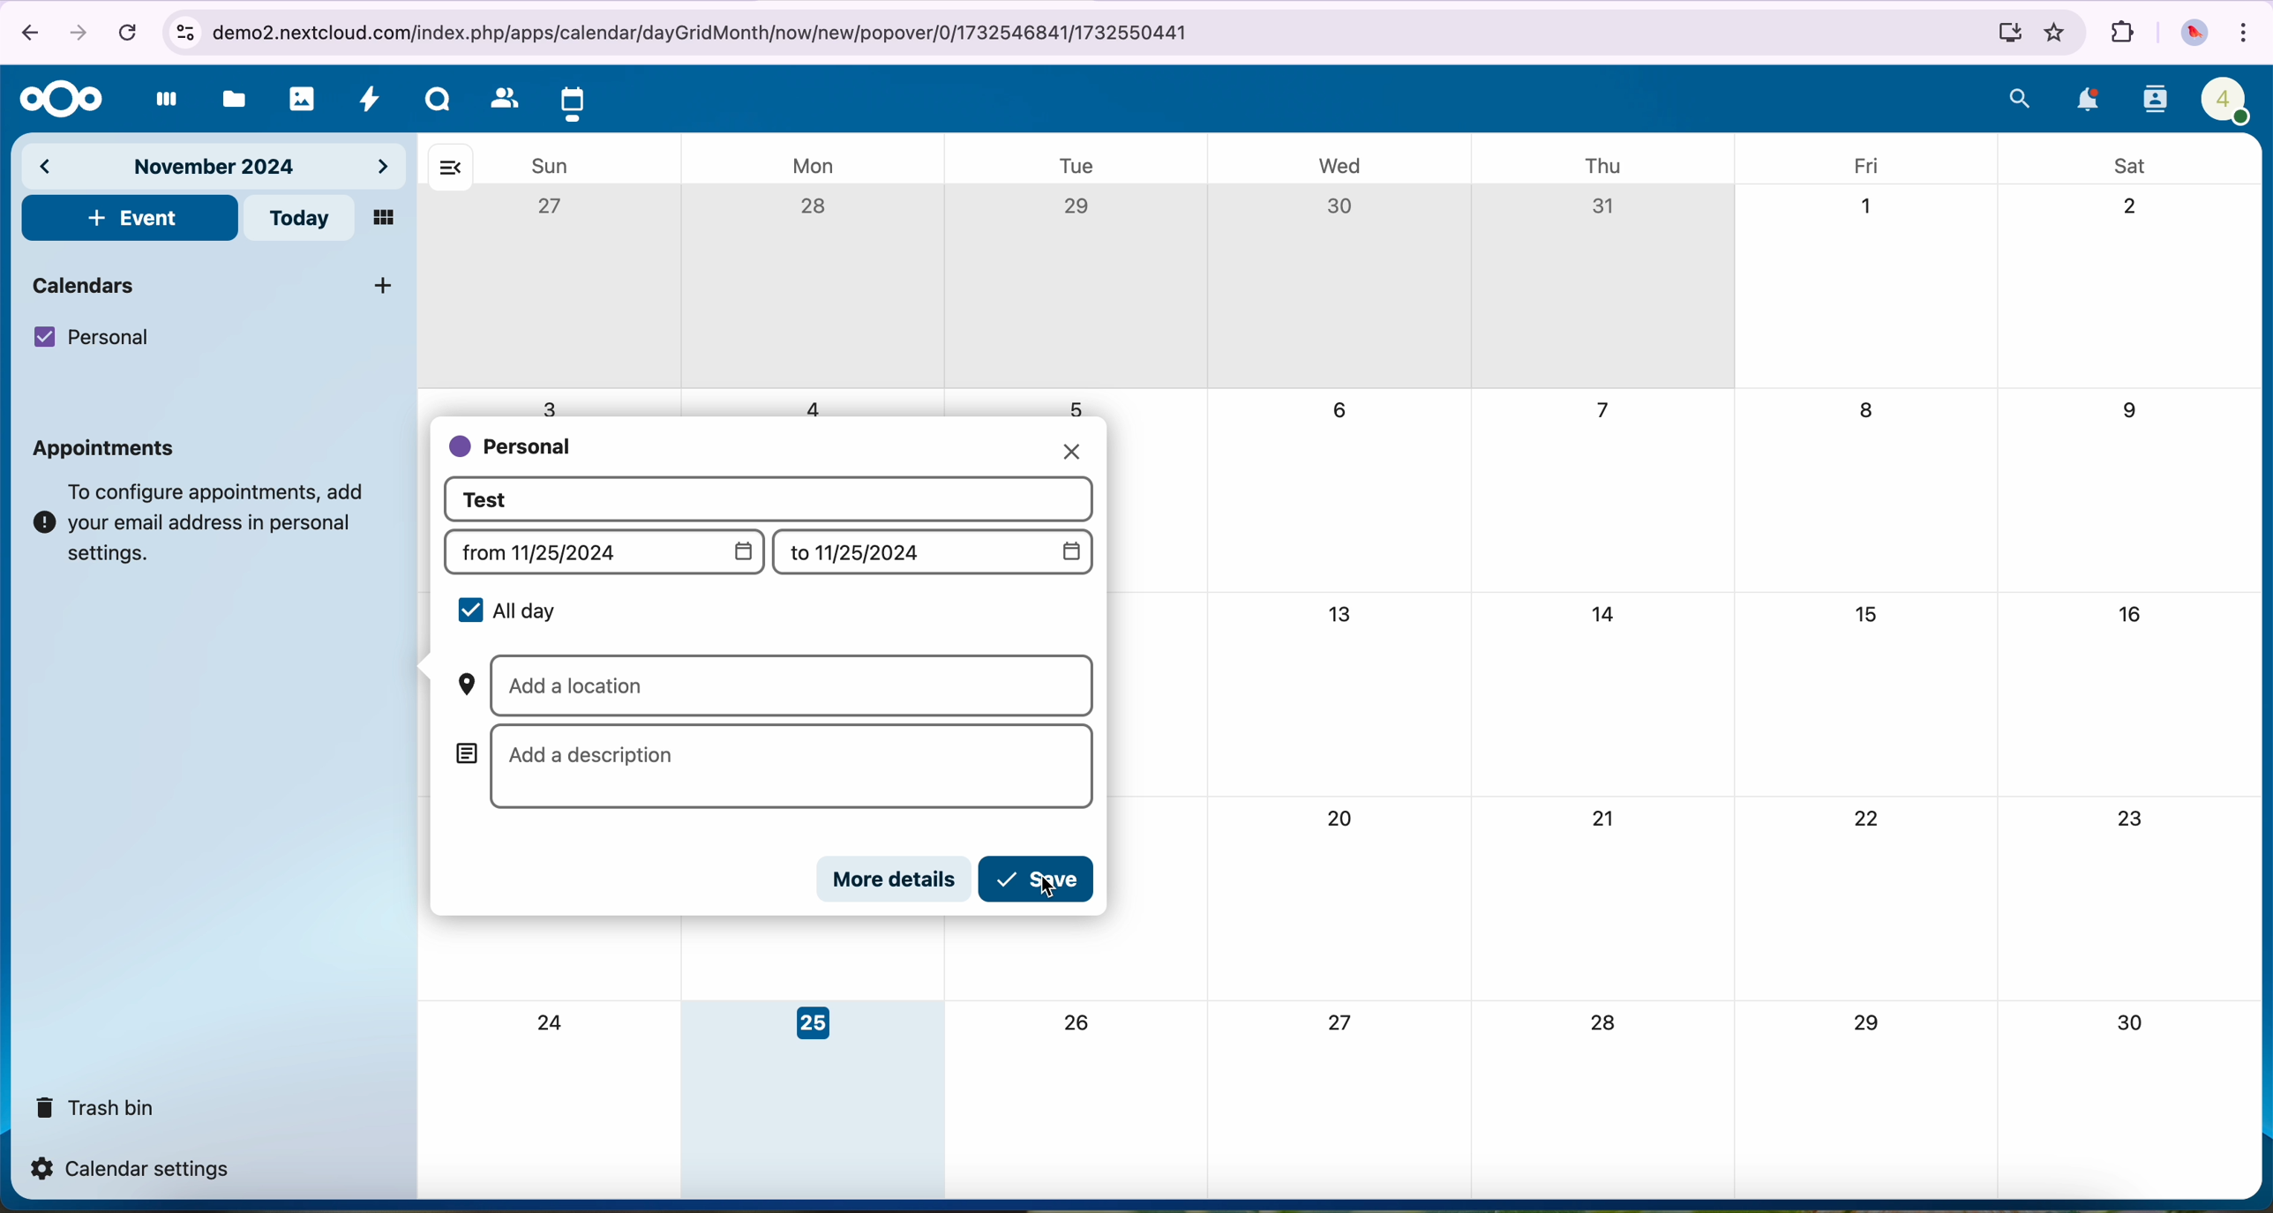 Image resolution: width=2273 pixels, height=1213 pixels. I want to click on 28, so click(817, 209).